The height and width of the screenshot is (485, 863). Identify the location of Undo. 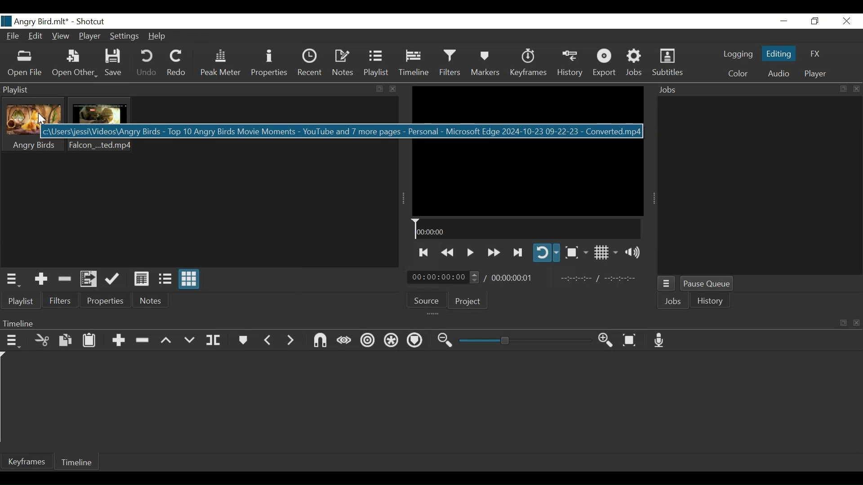
(147, 64).